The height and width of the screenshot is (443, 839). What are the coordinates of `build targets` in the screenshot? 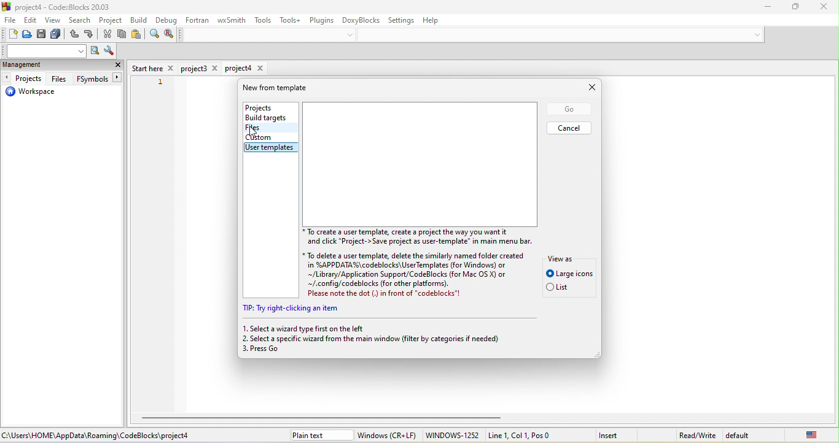 It's located at (269, 118).